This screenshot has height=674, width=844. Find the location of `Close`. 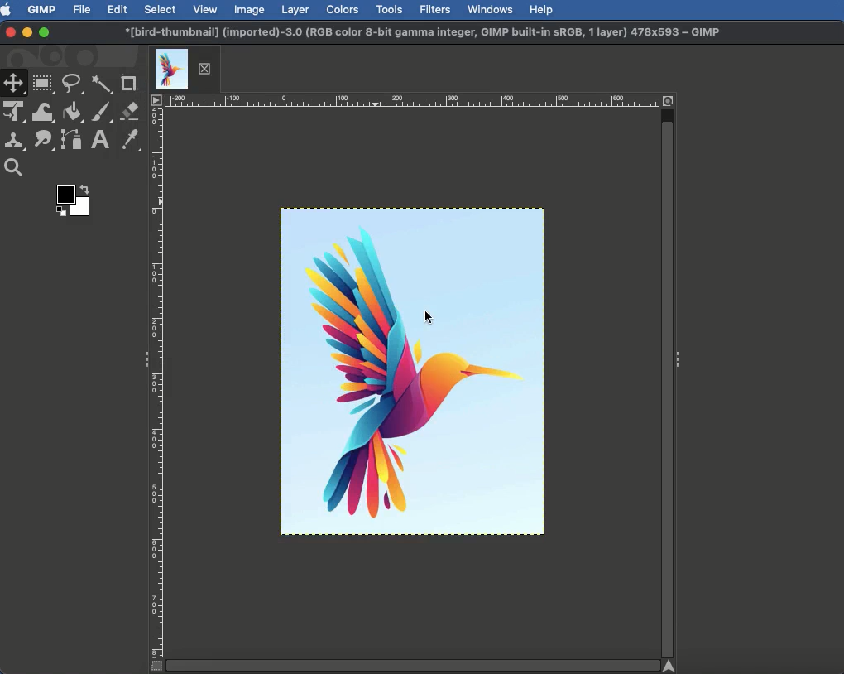

Close is located at coordinates (9, 33).